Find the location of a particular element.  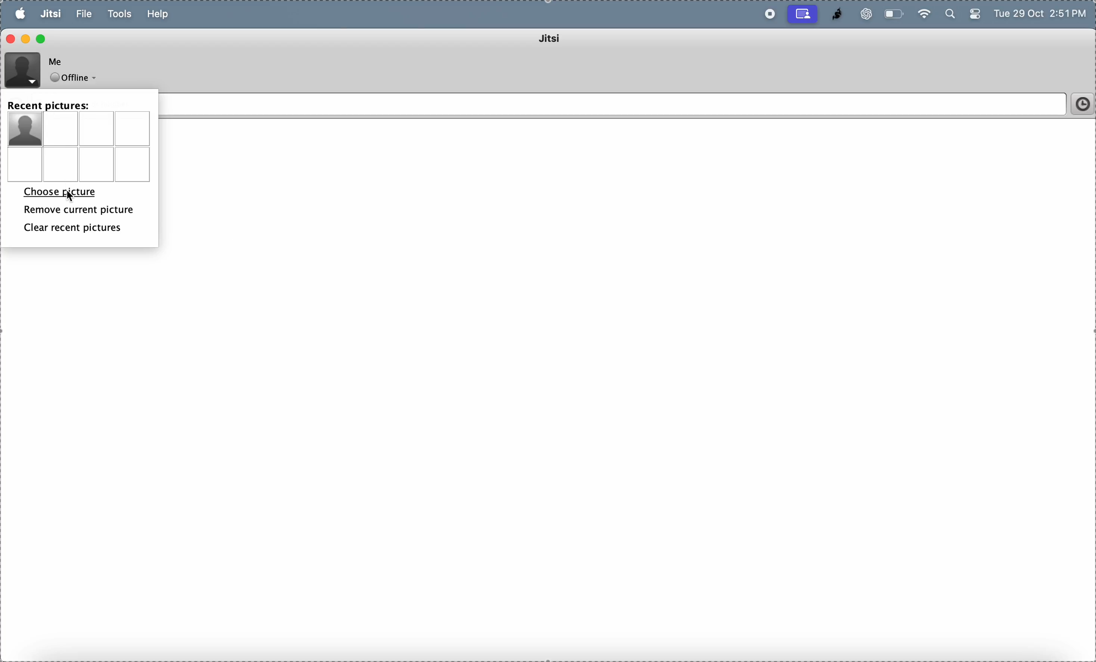

maximize is located at coordinates (42, 38).